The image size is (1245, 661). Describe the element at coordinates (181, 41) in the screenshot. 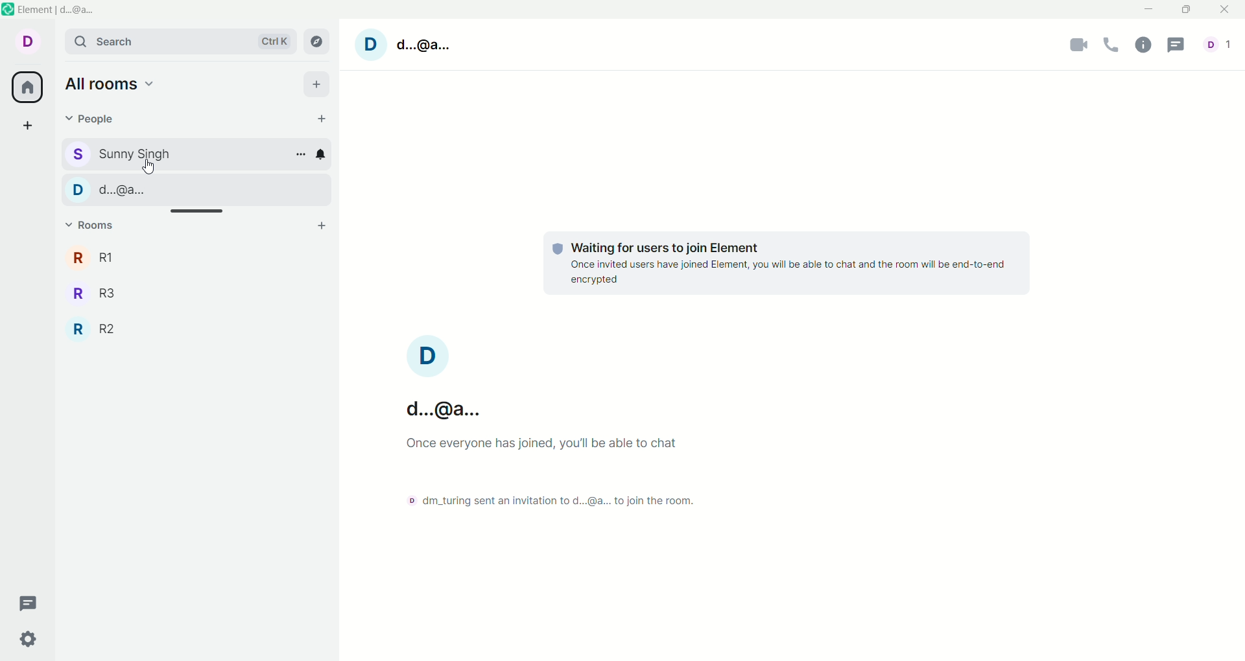

I see `search` at that location.